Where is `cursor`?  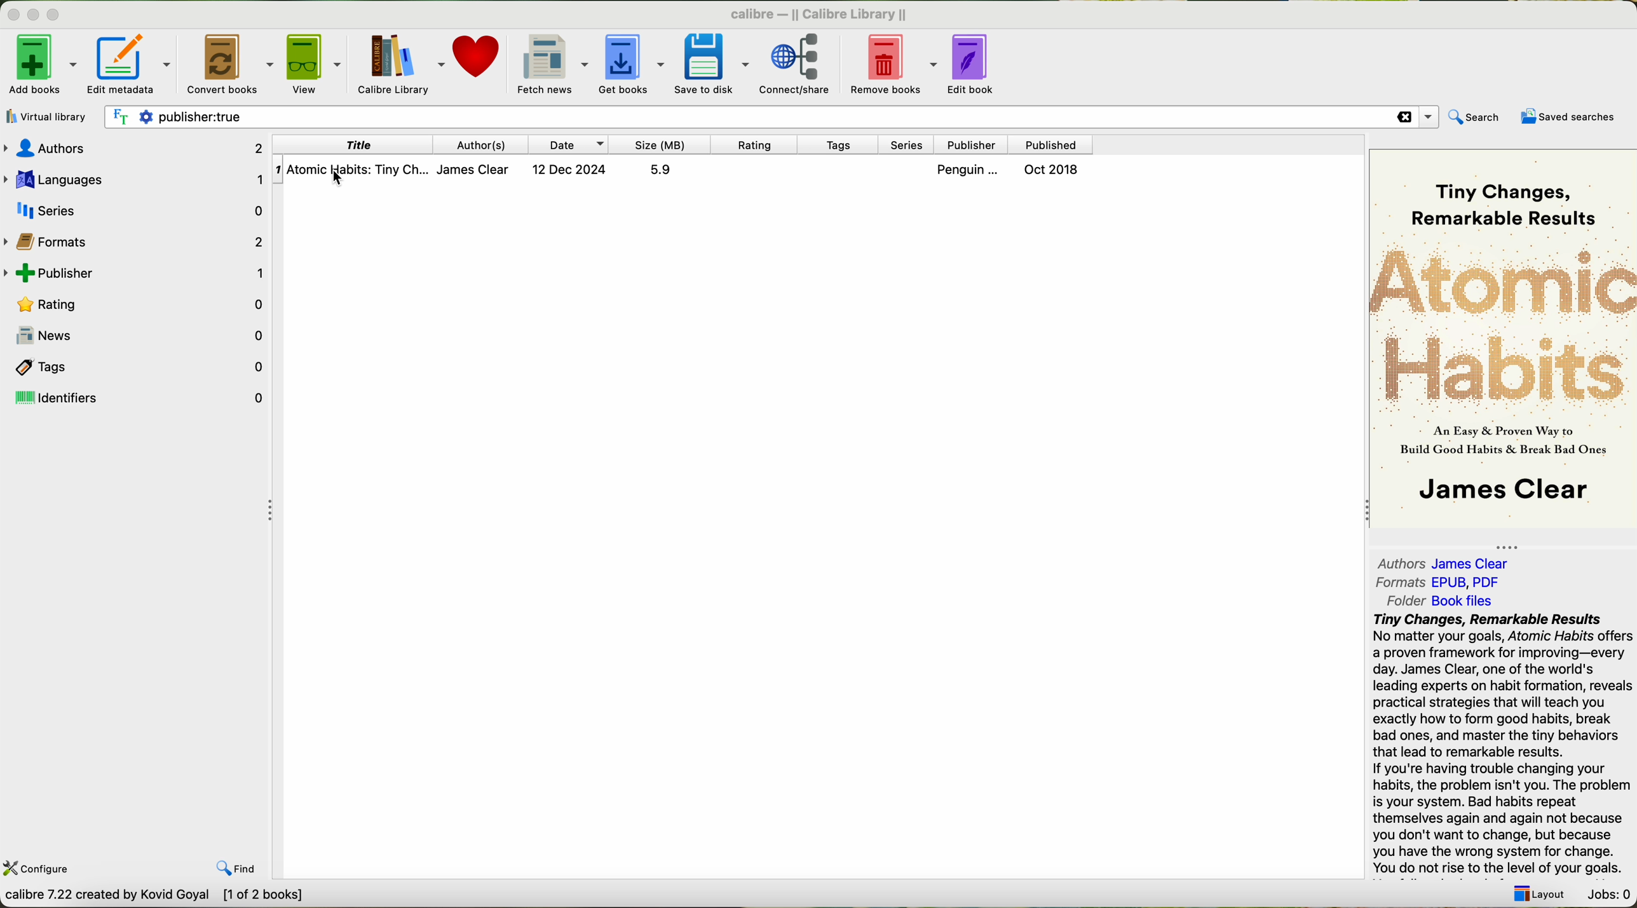 cursor is located at coordinates (341, 180).